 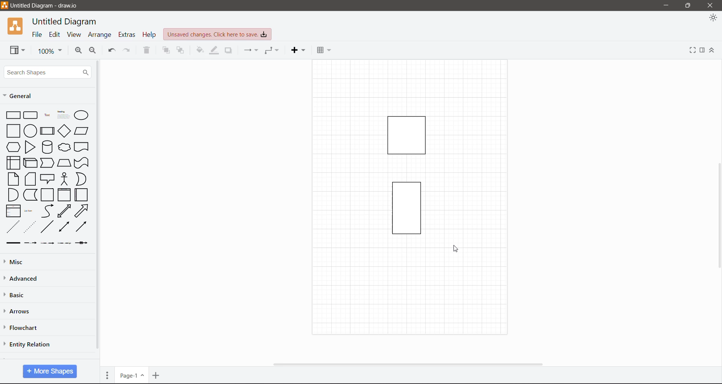 What do you see at coordinates (688, 6) in the screenshot?
I see `Restore Down` at bounding box center [688, 6].